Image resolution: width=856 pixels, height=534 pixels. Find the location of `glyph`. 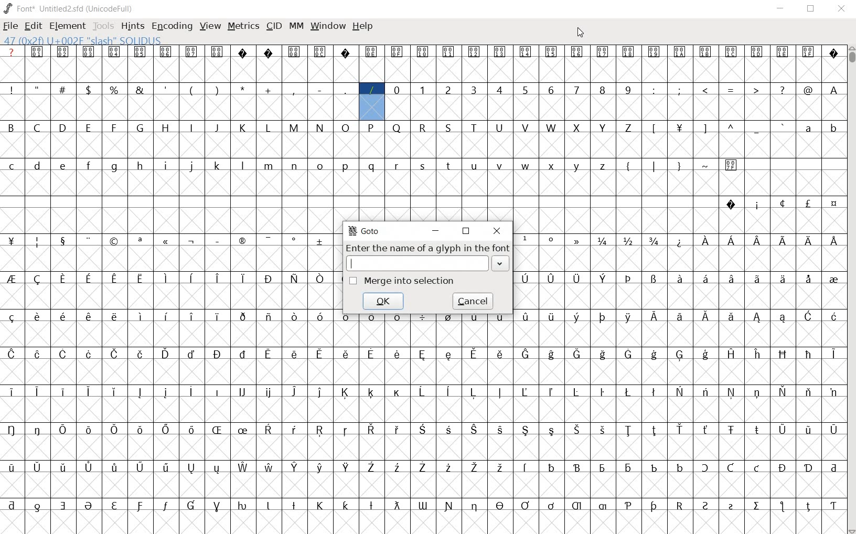

glyph is located at coordinates (89, 354).